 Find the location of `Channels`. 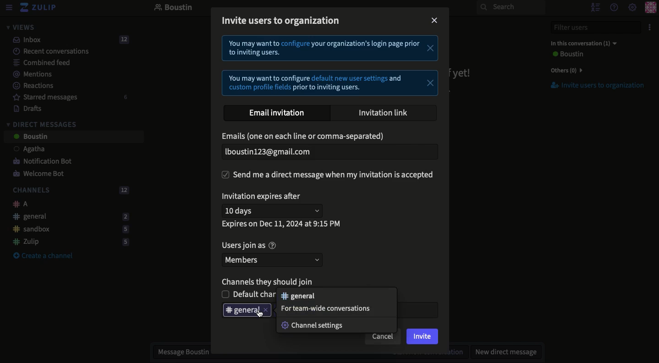

Channels is located at coordinates (69, 191).